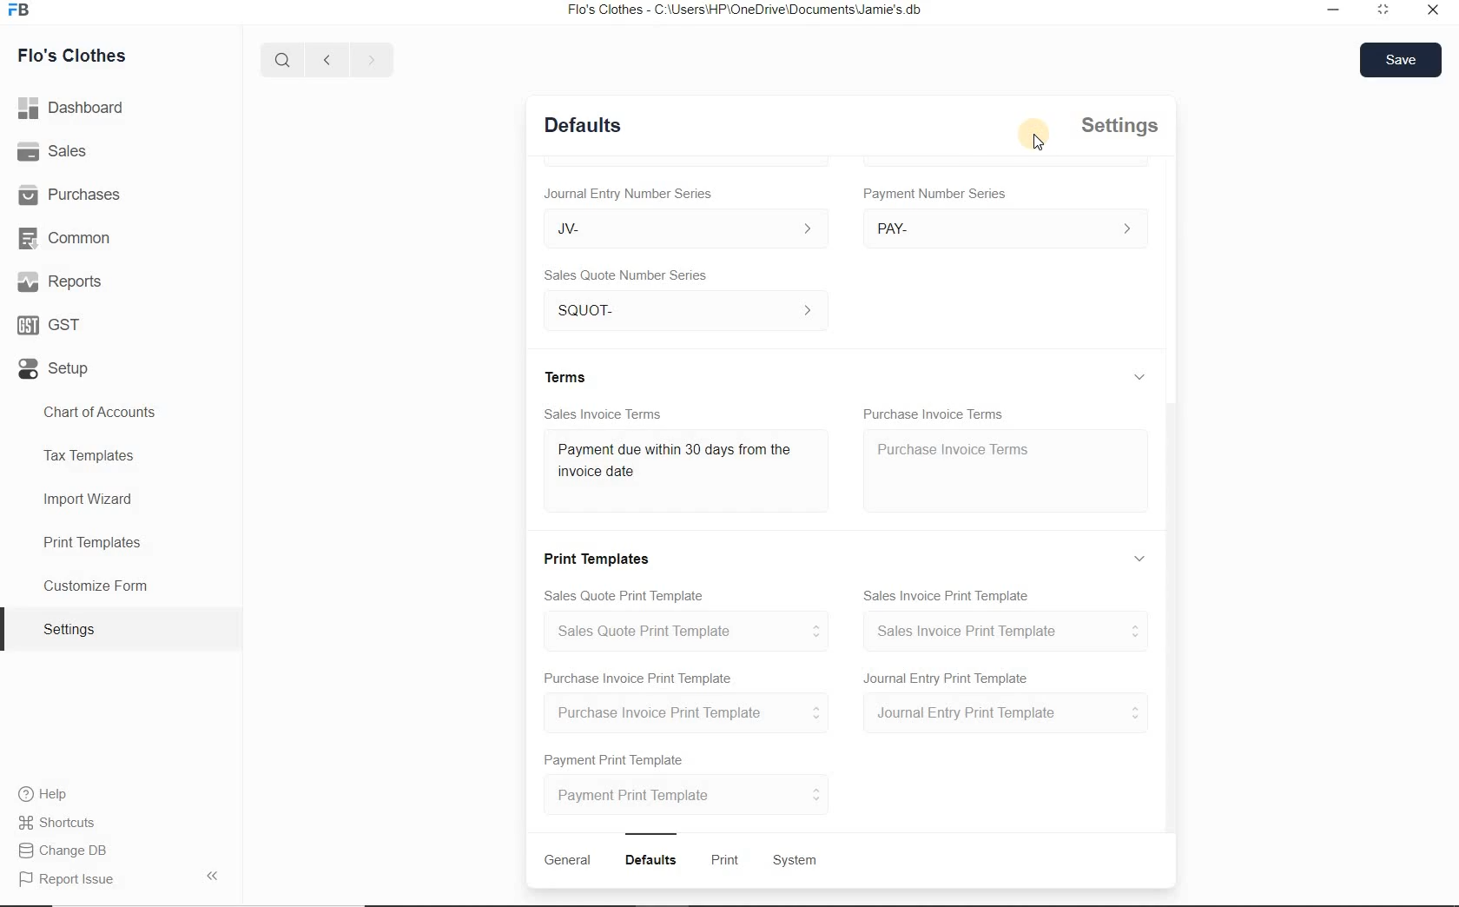 Image resolution: width=1459 pixels, height=907 pixels. Describe the element at coordinates (70, 57) in the screenshot. I see `Flo's Clothes` at that location.